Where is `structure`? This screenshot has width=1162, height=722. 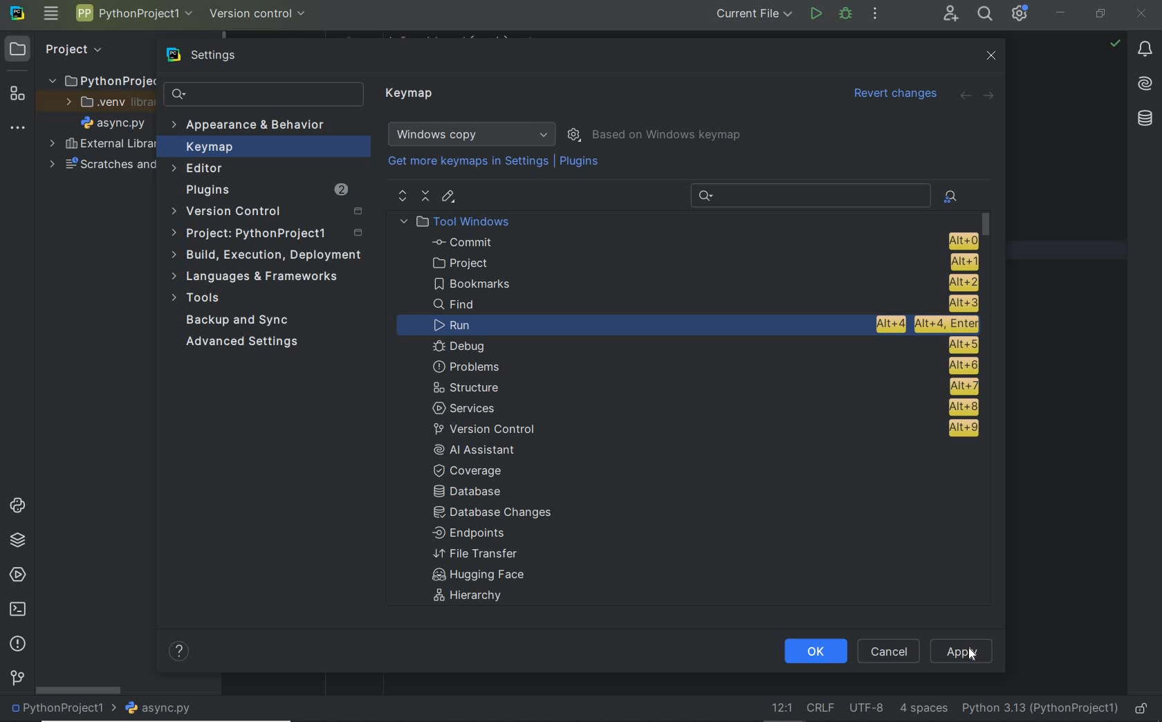
structure is located at coordinates (704, 387).